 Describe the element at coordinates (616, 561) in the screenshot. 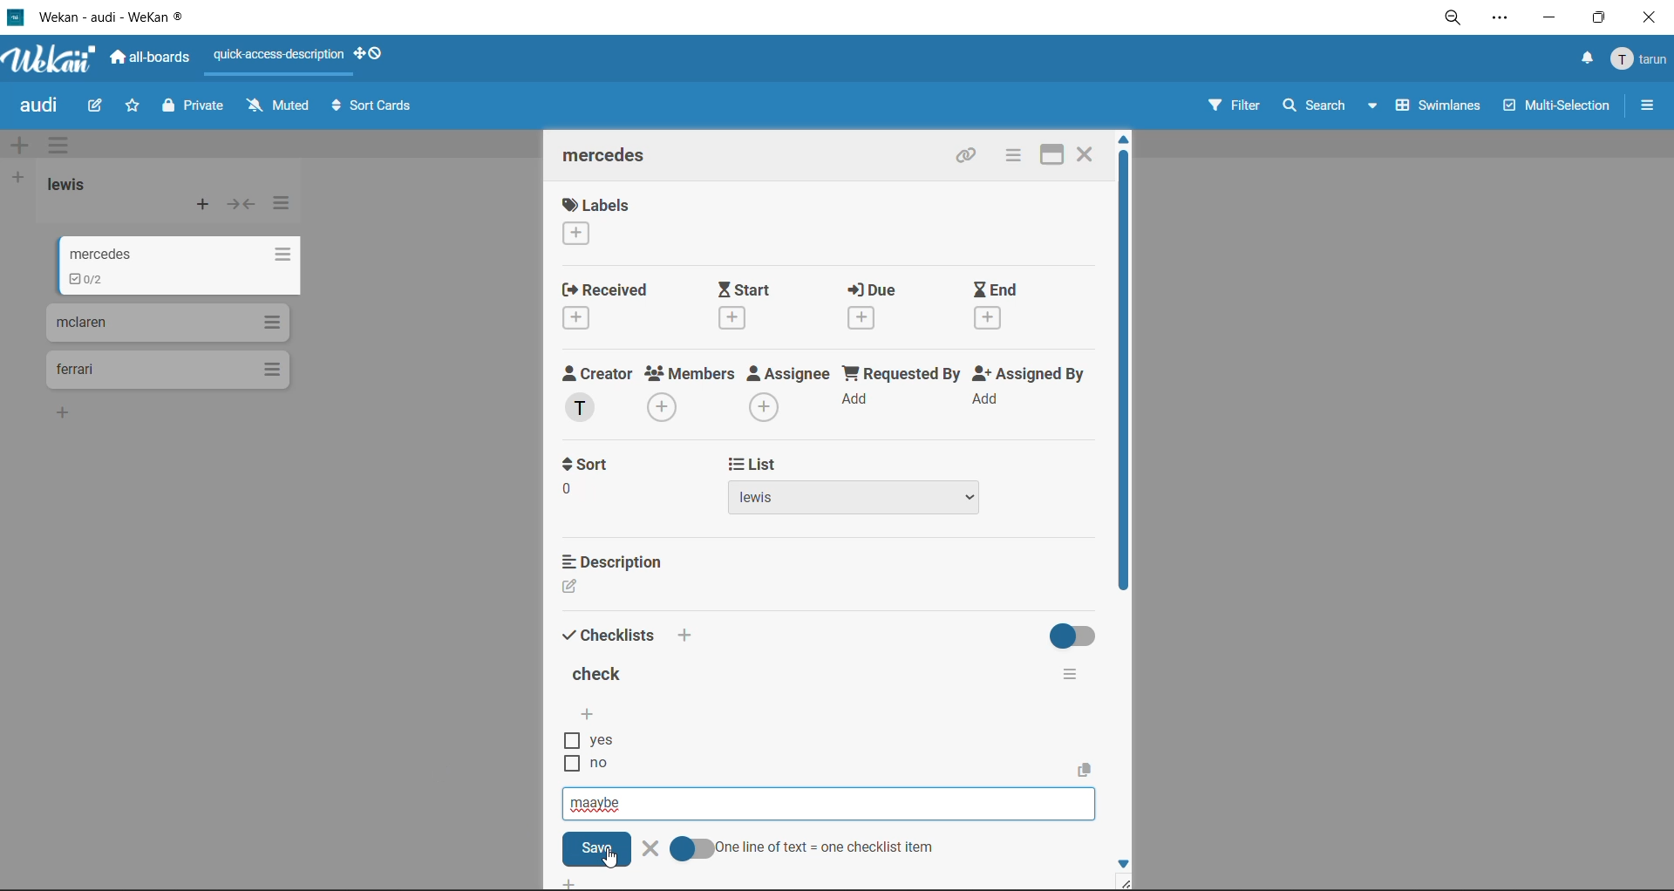

I see `description` at that location.